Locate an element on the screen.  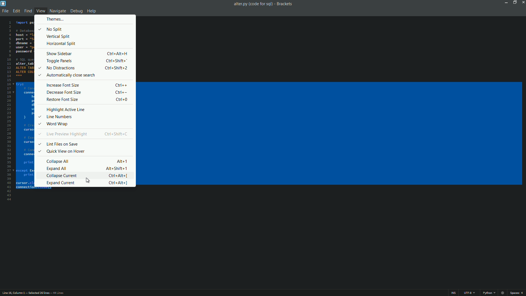
keyboard shortcut is located at coordinates (122, 99).